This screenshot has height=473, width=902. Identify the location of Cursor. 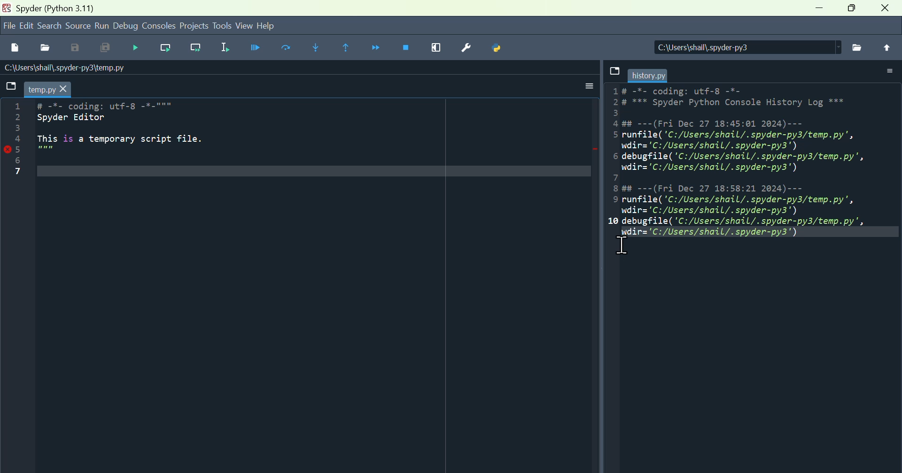
(621, 247).